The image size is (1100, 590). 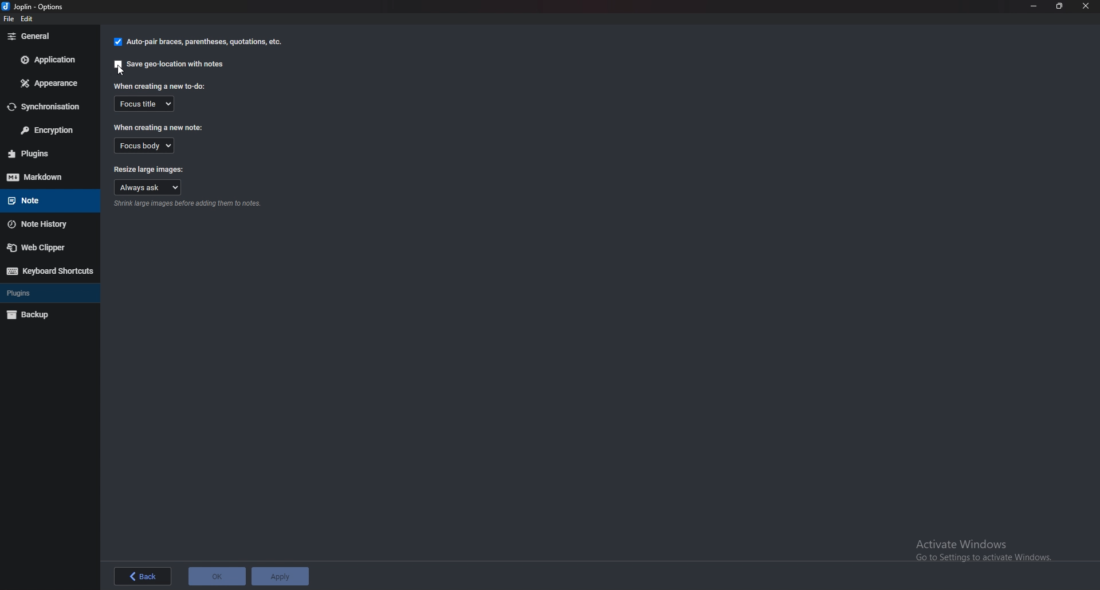 What do you see at coordinates (170, 65) in the screenshot?
I see `Save geo location with notes` at bounding box center [170, 65].